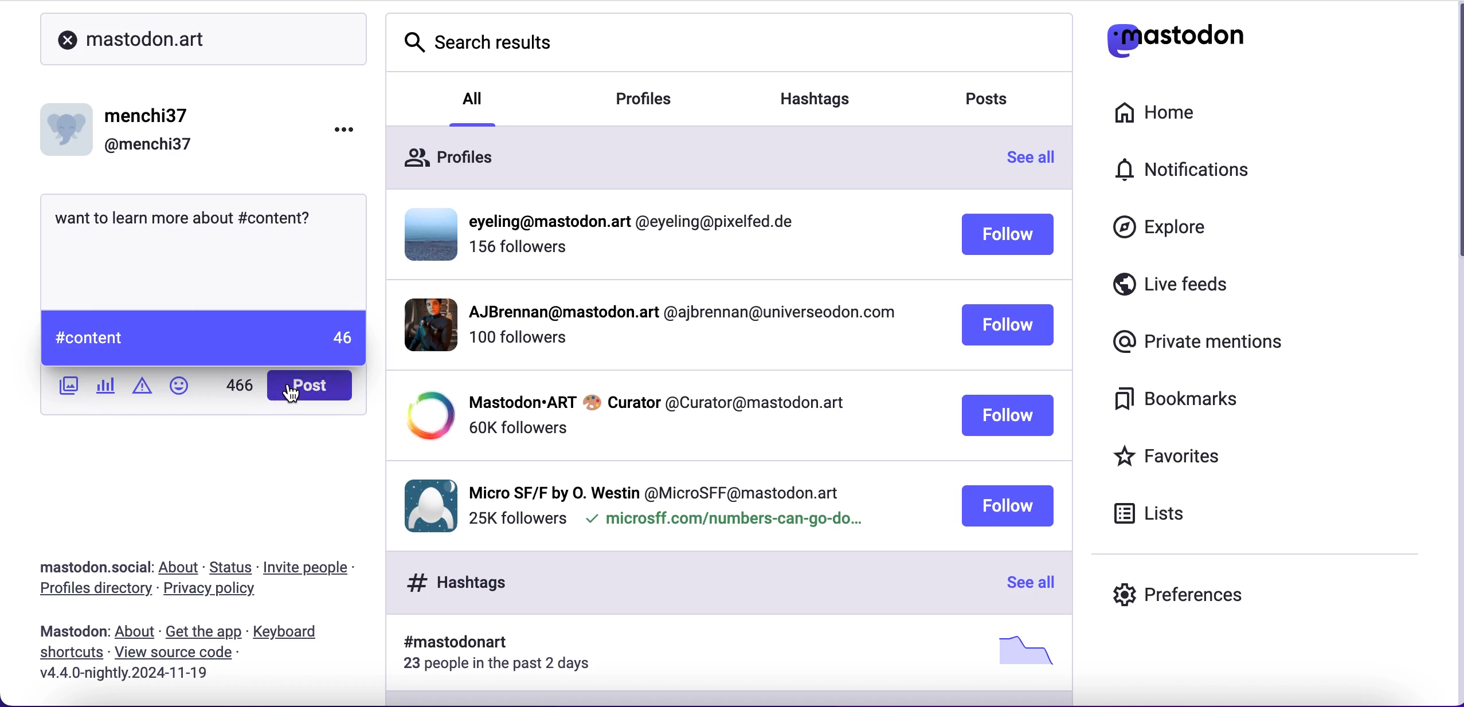 Image resolution: width=1464 pixels, height=707 pixels. Describe the element at coordinates (293, 394) in the screenshot. I see `cursor` at that location.